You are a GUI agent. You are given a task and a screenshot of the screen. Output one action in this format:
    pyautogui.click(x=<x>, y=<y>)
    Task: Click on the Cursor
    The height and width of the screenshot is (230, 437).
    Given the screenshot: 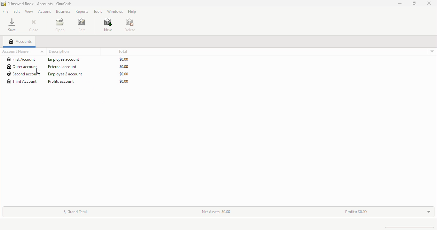 What is the action you would take?
    pyautogui.click(x=38, y=71)
    